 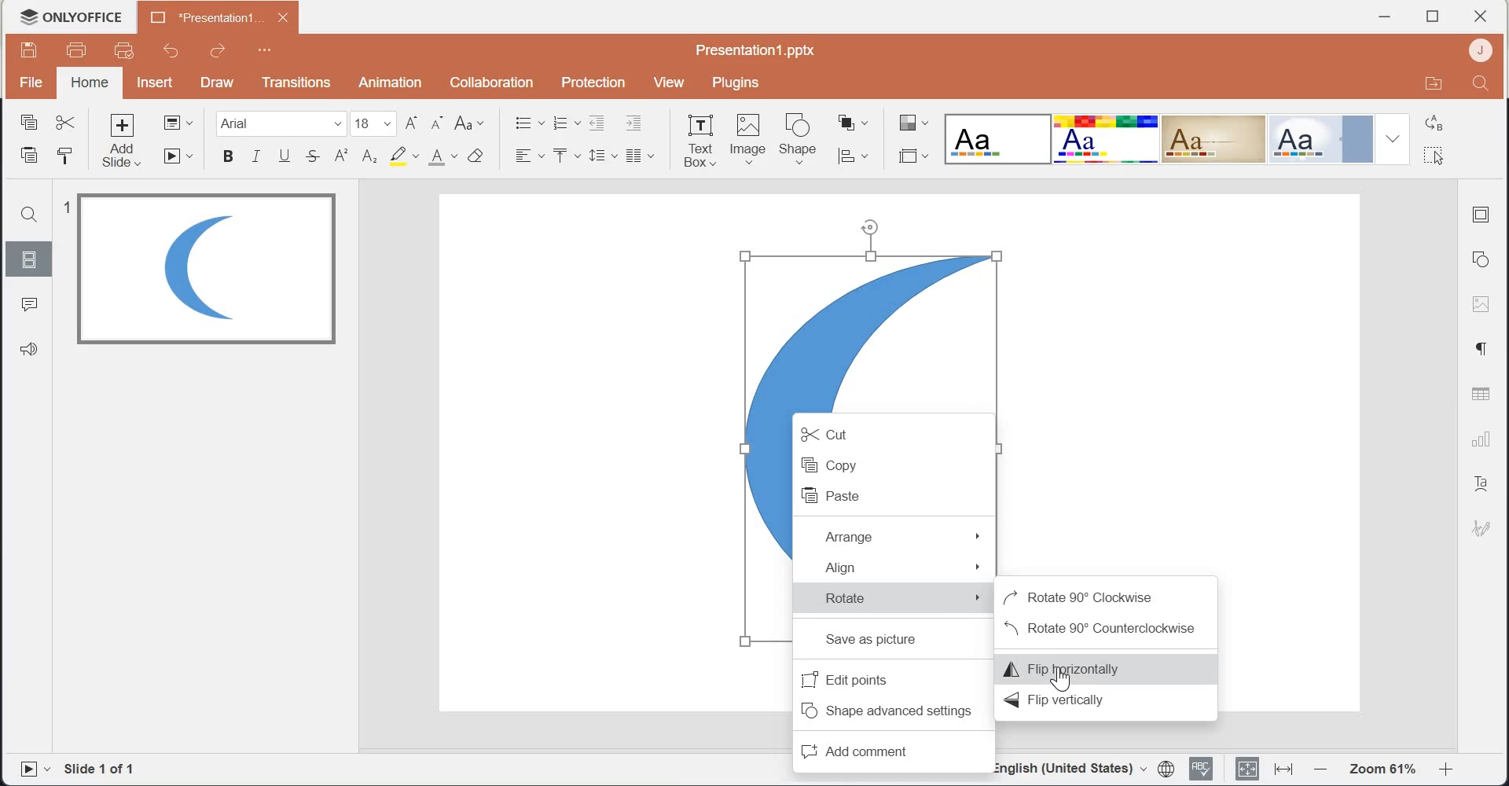 I want to click on Vertical Align, so click(x=567, y=154).